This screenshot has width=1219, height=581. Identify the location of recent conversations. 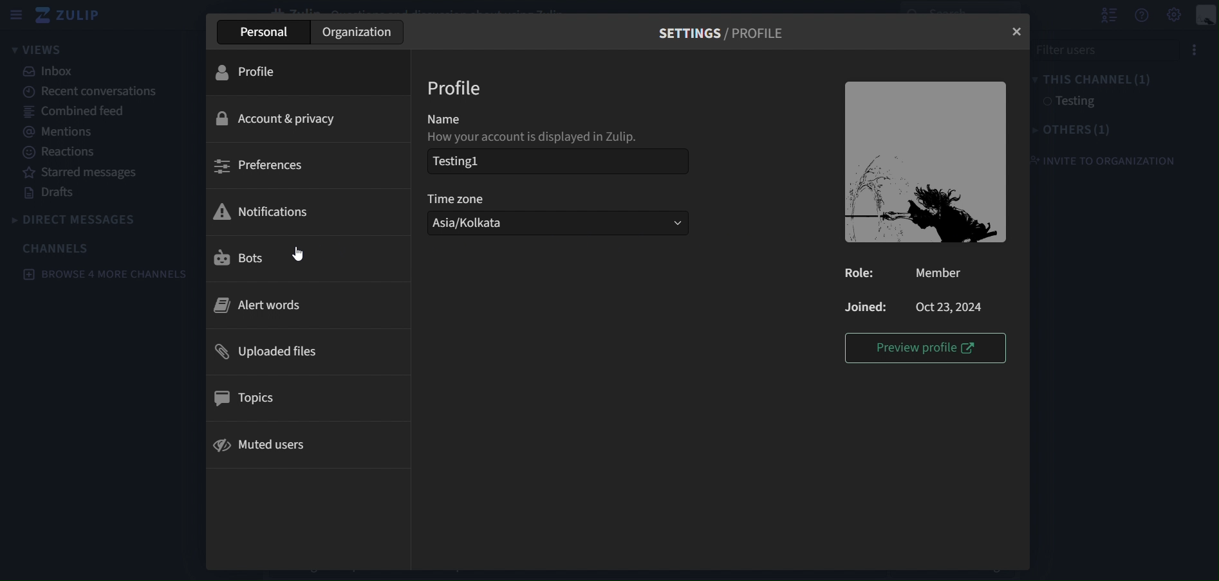
(92, 93).